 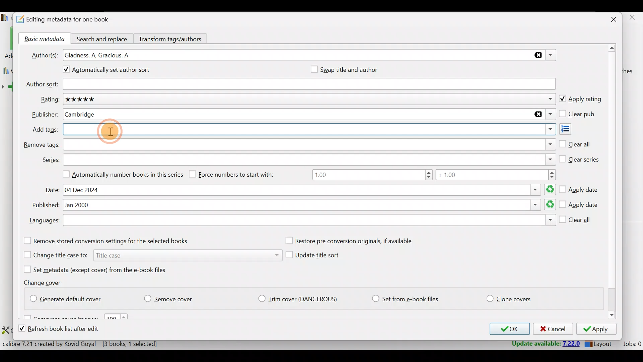 What do you see at coordinates (43, 39) in the screenshot?
I see `Basic metadata` at bounding box center [43, 39].